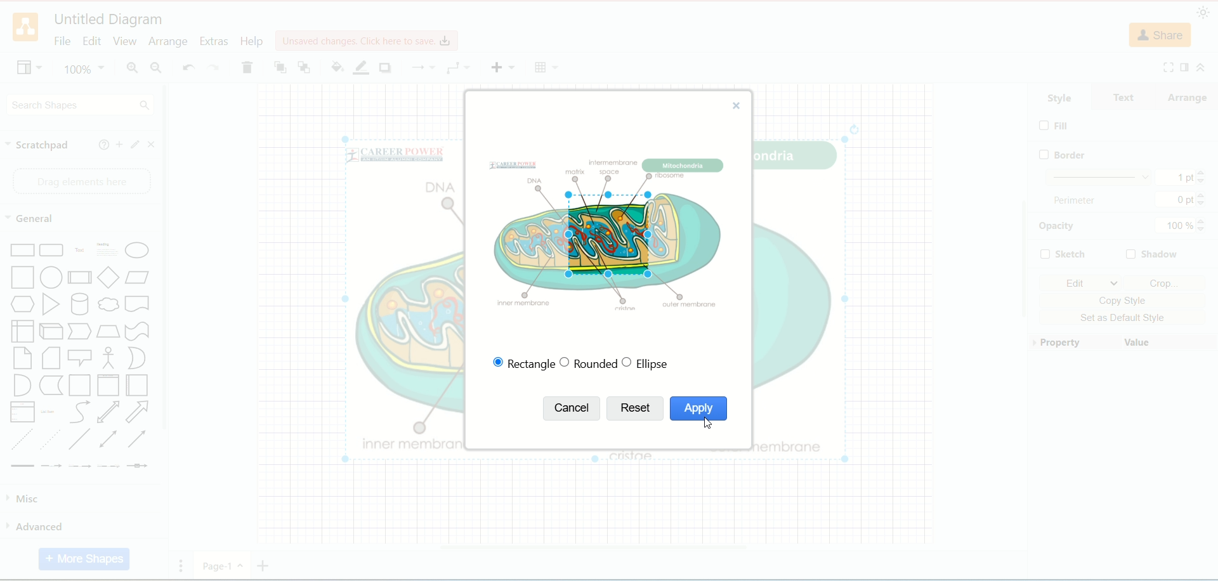 Image resolution: width=1218 pixels, height=581 pixels. Describe the element at coordinates (365, 40) in the screenshot. I see `Unsaved changes. Click here to save.` at that location.